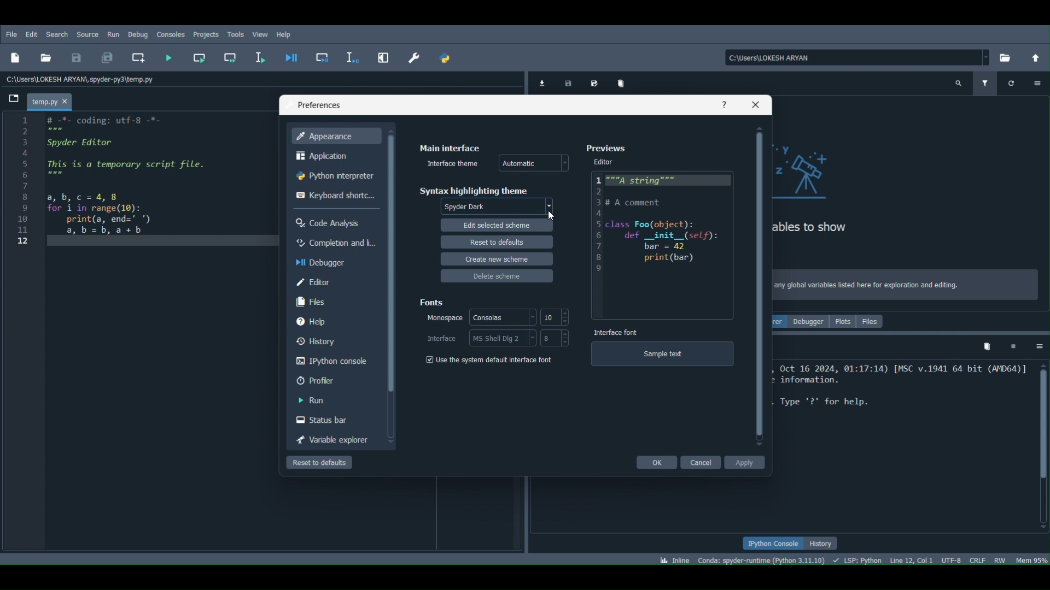  Describe the element at coordinates (860, 559) in the screenshot. I see `Completions, linting , code folding and symbols` at that location.